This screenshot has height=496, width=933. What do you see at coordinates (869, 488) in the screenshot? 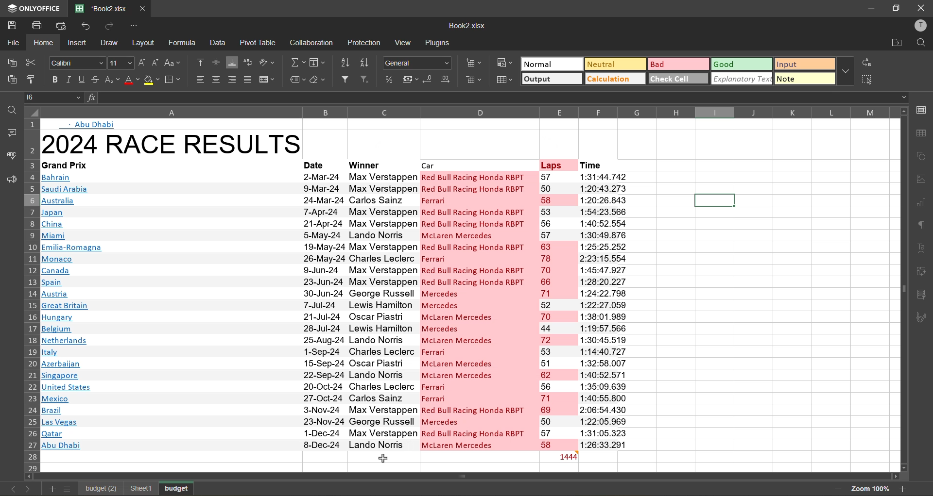
I see `zoom factor` at bounding box center [869, 488].